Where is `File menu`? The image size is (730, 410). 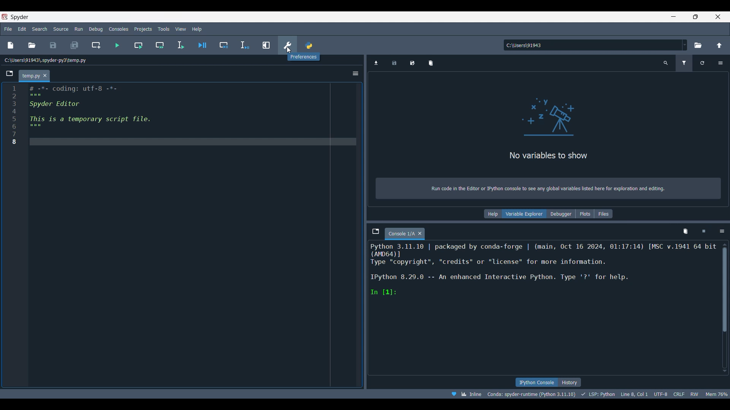 File menu is located at coordinates (8, 29).